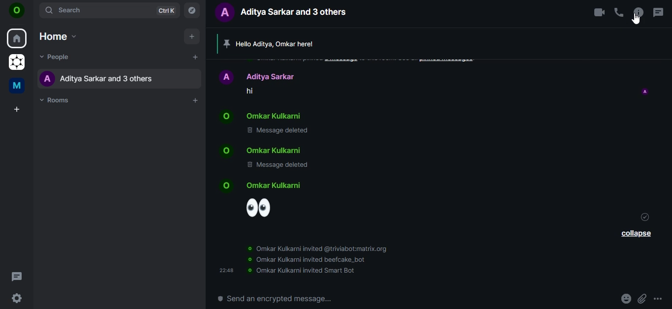  I want to click on voice call, so click(618, 12).